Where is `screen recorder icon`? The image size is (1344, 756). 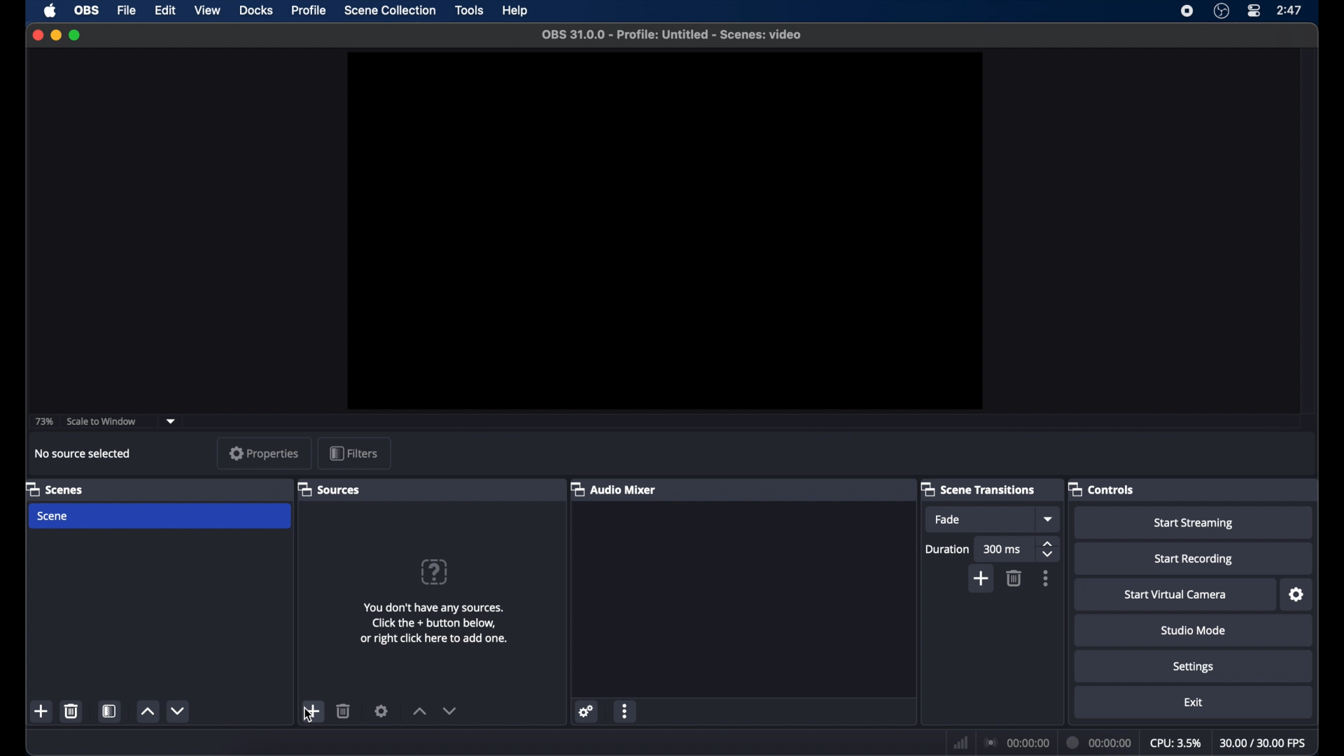 screen recorder icon is located at coordinates (1187, 11).